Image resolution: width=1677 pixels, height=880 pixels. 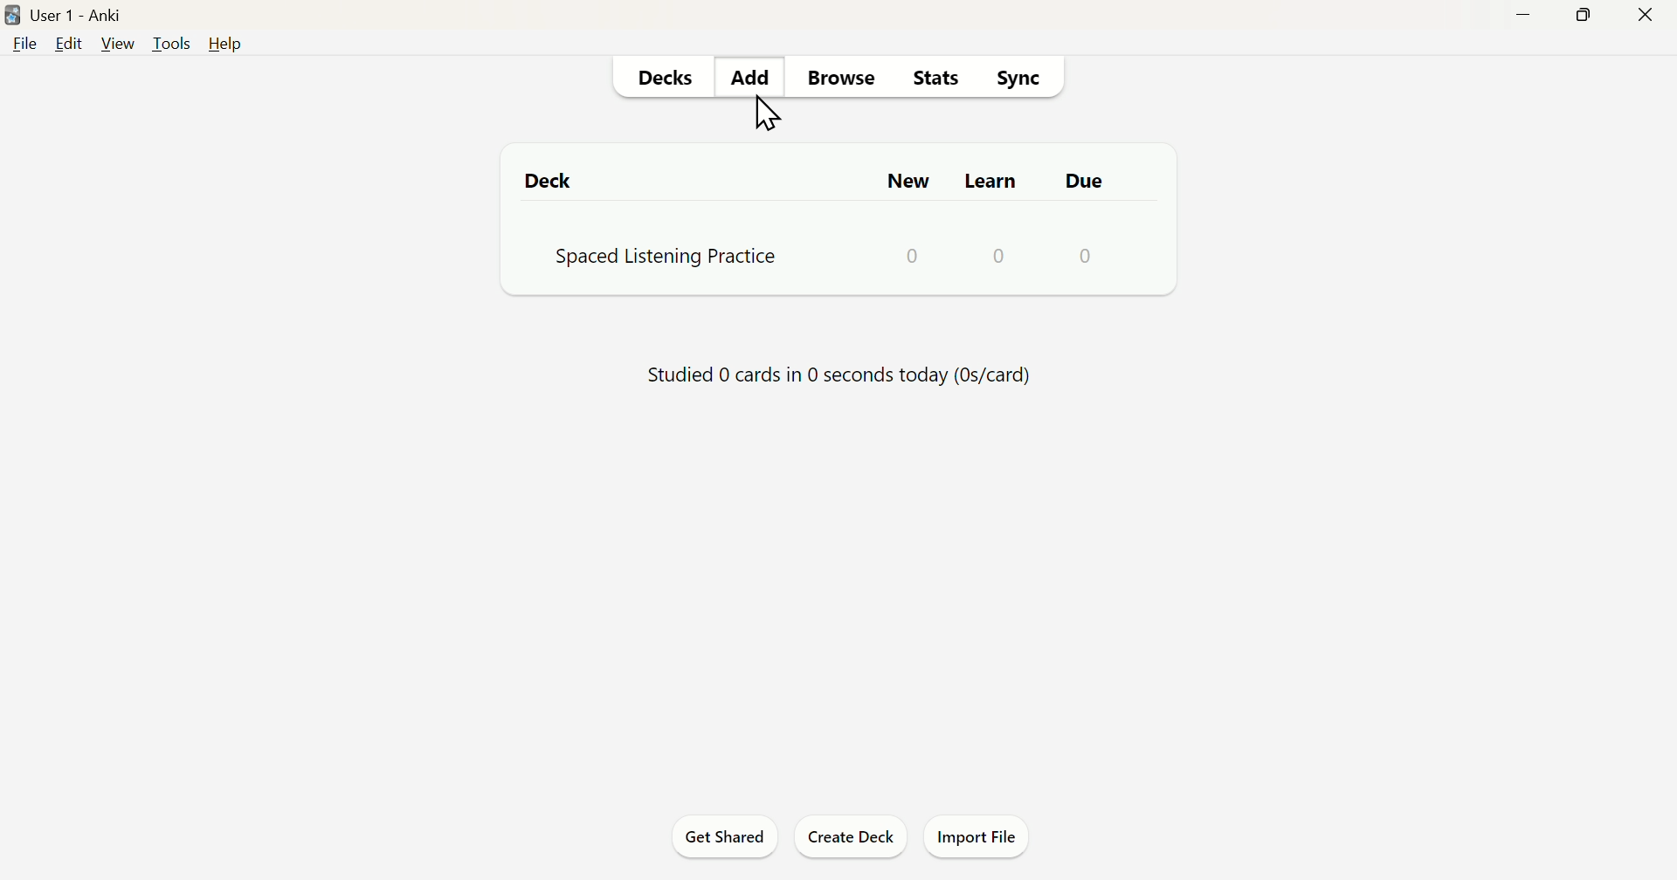 What do you see at coordinates (931, 81) in the screenshot?
I see `Stats` at bounding box center [931, 81].